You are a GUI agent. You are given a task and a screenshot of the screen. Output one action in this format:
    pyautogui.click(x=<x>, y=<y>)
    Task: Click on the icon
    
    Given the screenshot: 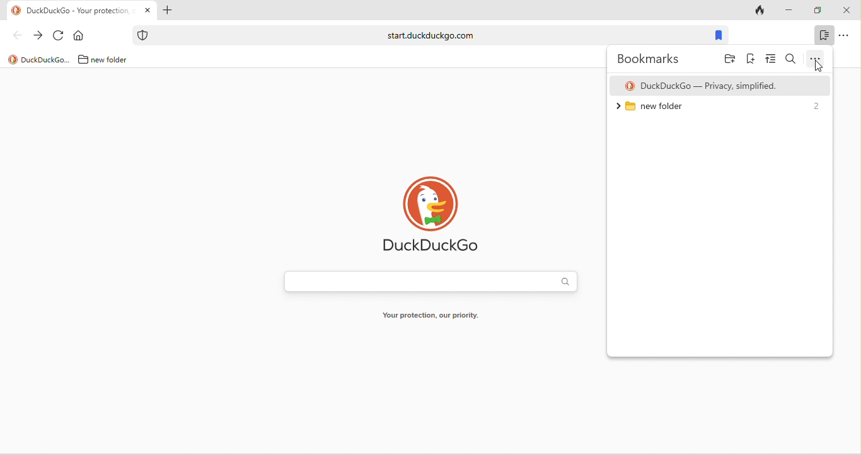 What is the action you would take?
    pyautogui.click(x=16, y=11)
    